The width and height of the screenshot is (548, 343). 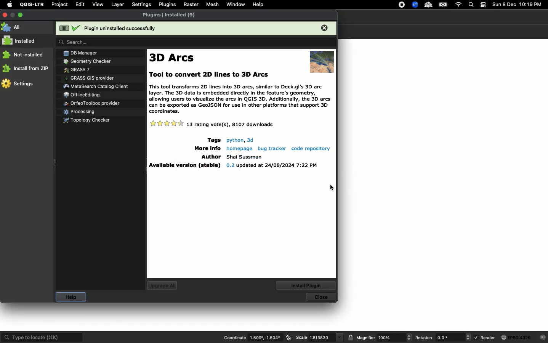 What do you see at coordinates (236, 4) in the screenshot?
I see `Window` at bounding box center [236, 4].